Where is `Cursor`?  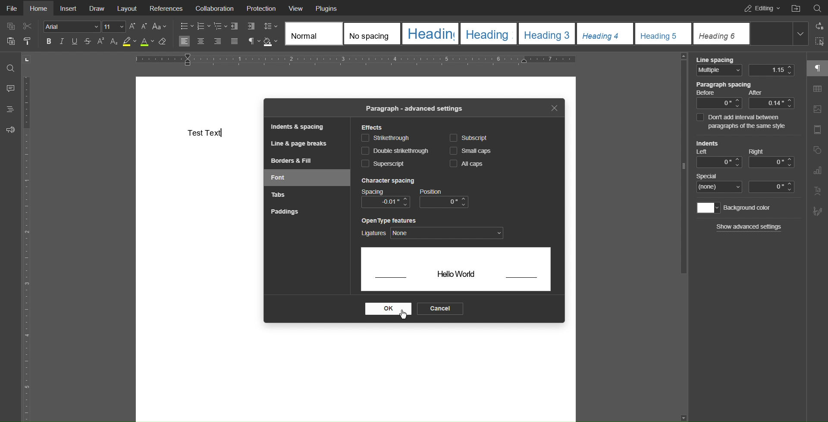 Cursor is located at coordinates (404, 315).